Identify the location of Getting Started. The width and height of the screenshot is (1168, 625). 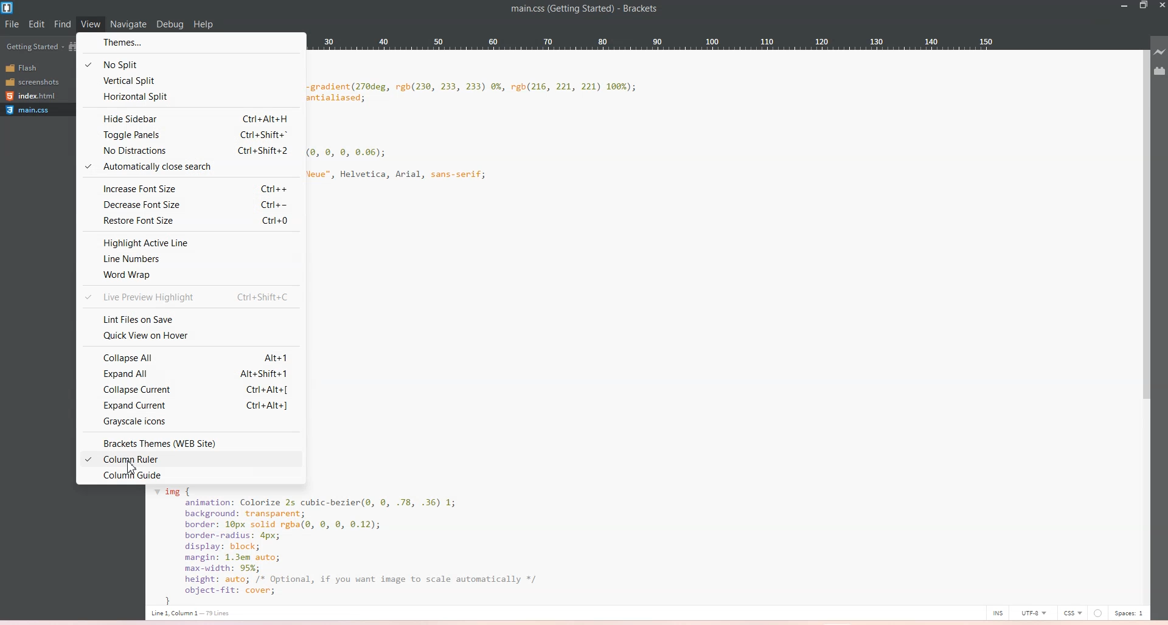
(34, 46).